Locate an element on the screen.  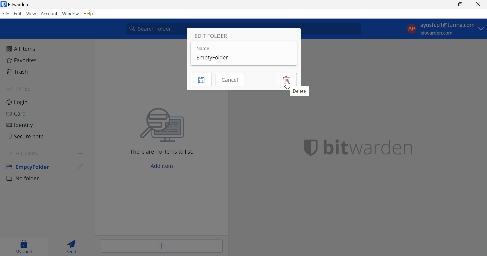
Delete is located at coordinates (300, 91).